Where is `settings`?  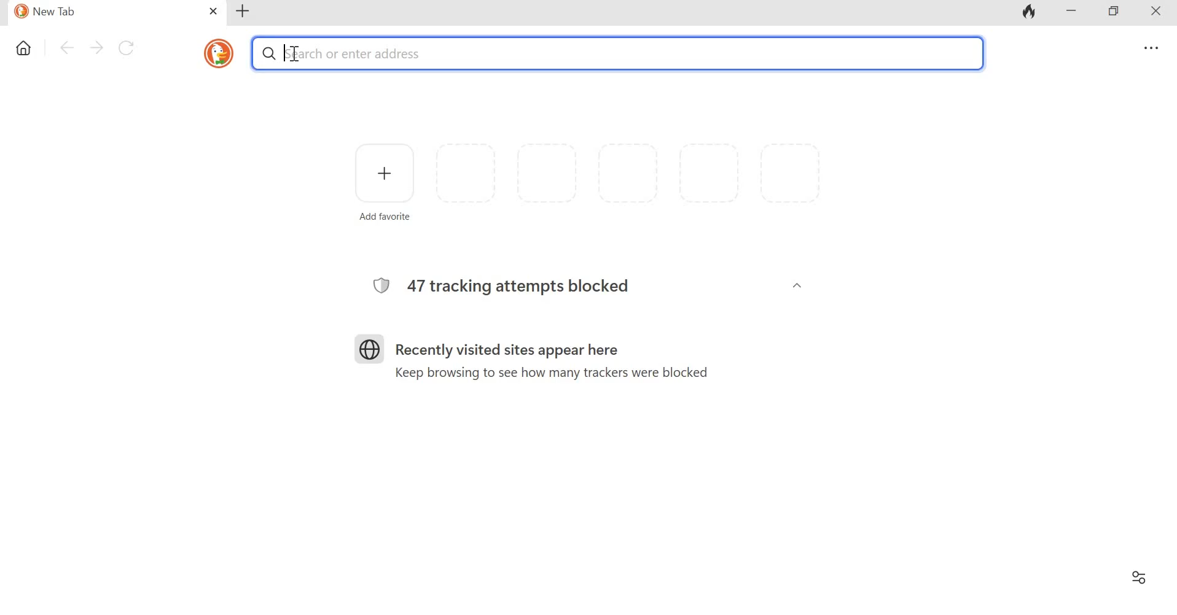 settings is located at coordinates (1149, 48).